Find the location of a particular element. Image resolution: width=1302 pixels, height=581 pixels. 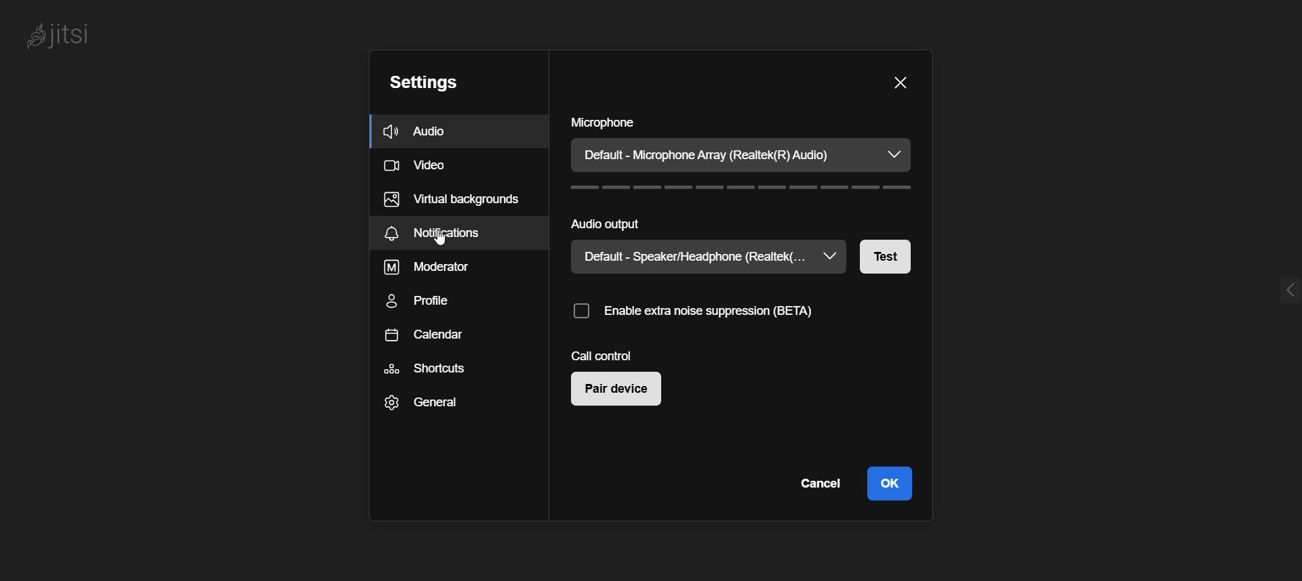

Audio is located at coordinates (446, 131).